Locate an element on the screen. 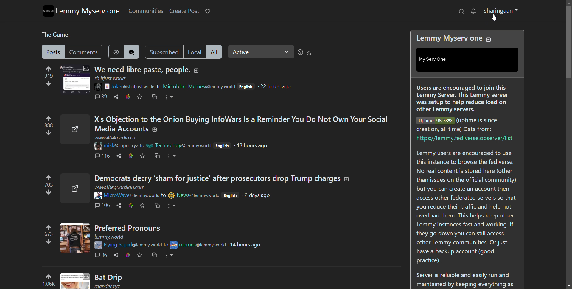 The height and width of the screenshot is (289, 572). Bat Drip is located at coordinates (111, 276).